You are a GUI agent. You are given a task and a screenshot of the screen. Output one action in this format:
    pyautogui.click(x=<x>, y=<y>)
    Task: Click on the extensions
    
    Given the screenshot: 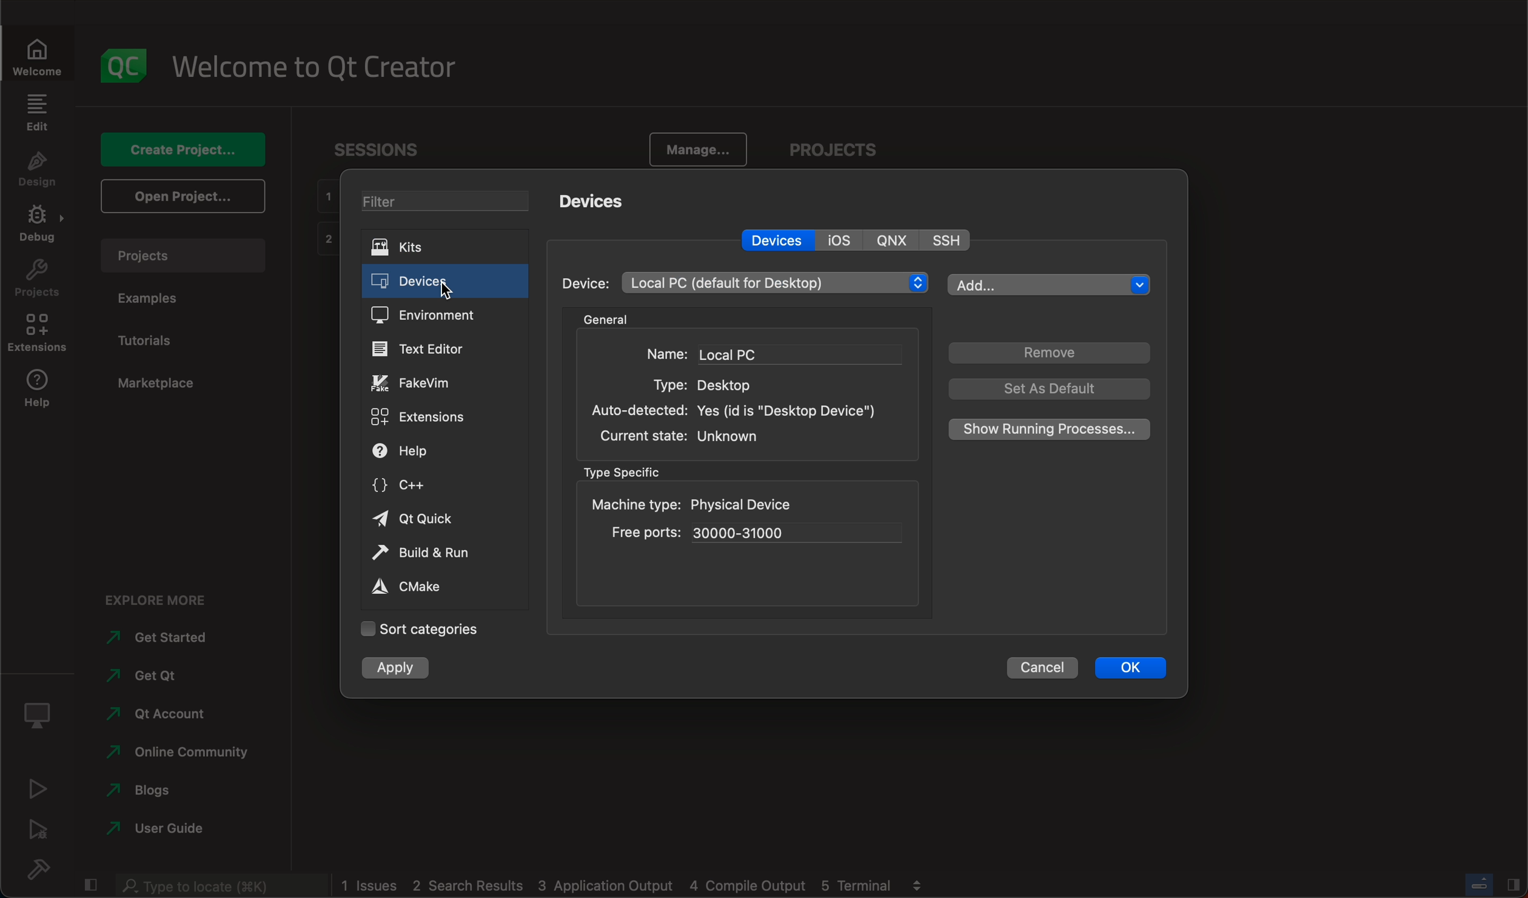 What is the action you would take?
    pyautogui.click(x=427, y=419)
    